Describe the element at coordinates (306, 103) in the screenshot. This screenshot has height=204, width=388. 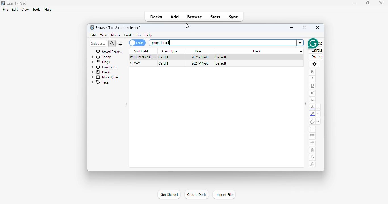
I see `toggle sidebar` at that location.